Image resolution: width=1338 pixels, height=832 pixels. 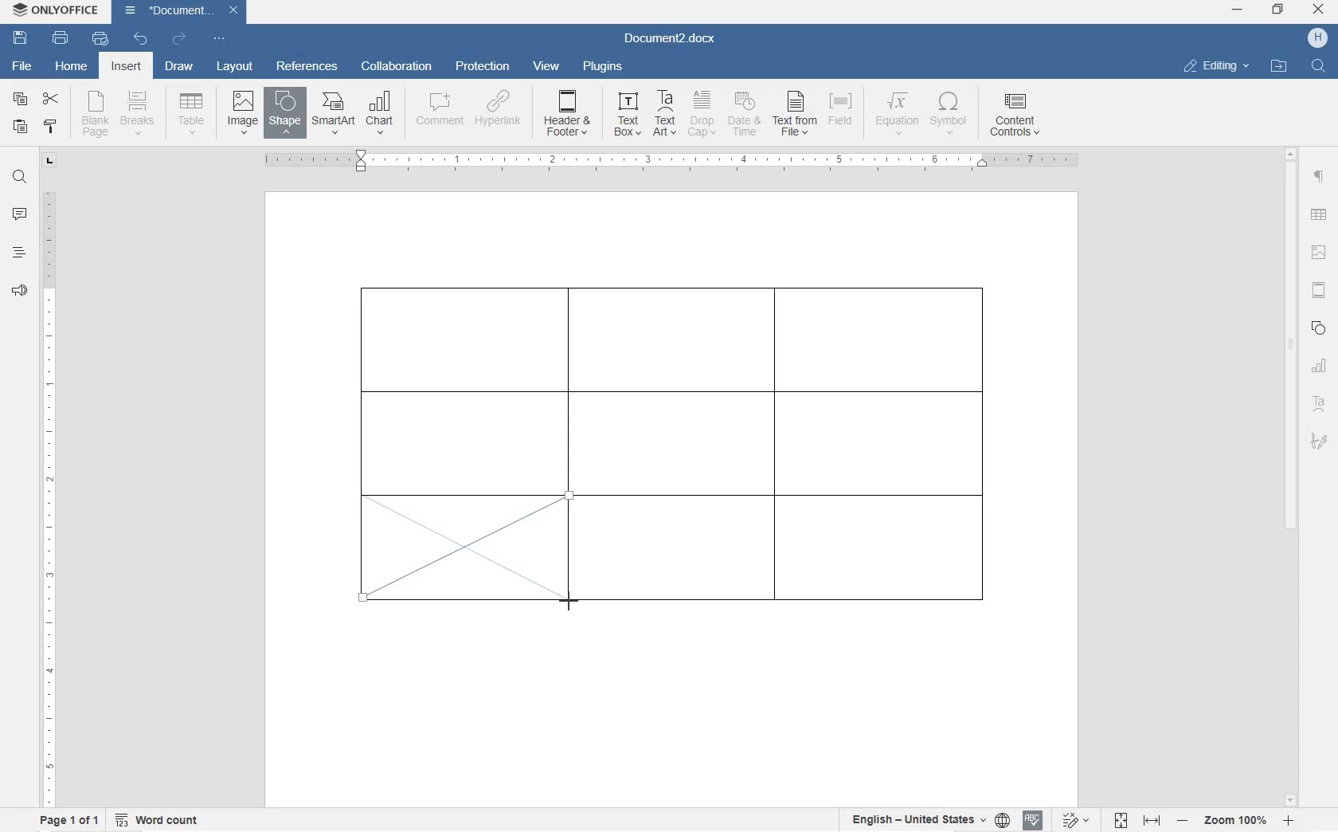 I want to click on spell check, so click(x=1033, y=822).